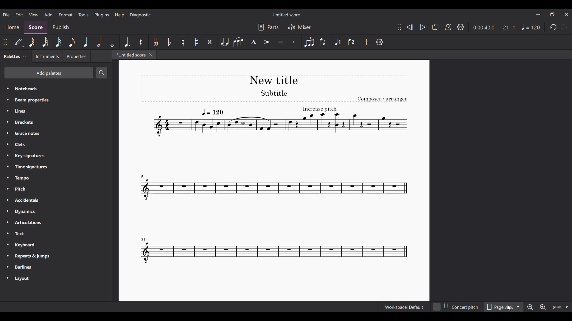 Image resolution: width=572 pixels, height=321 pixels. I want to click on Rewind, so click(410, 27).